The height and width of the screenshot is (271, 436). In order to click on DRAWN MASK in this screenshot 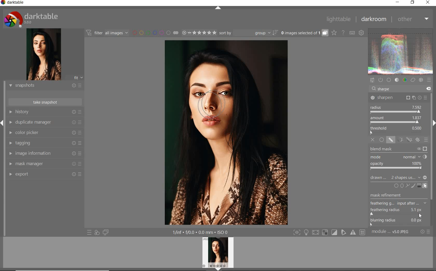, I will do `click(399, 178)`.